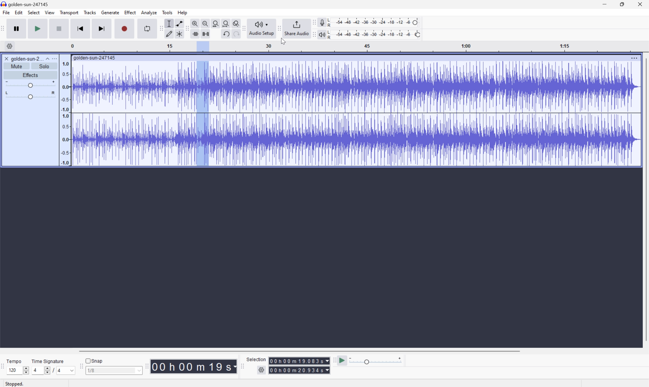 This screenshot has height=387, width=649. I want to click on 4, so click(60, 371).